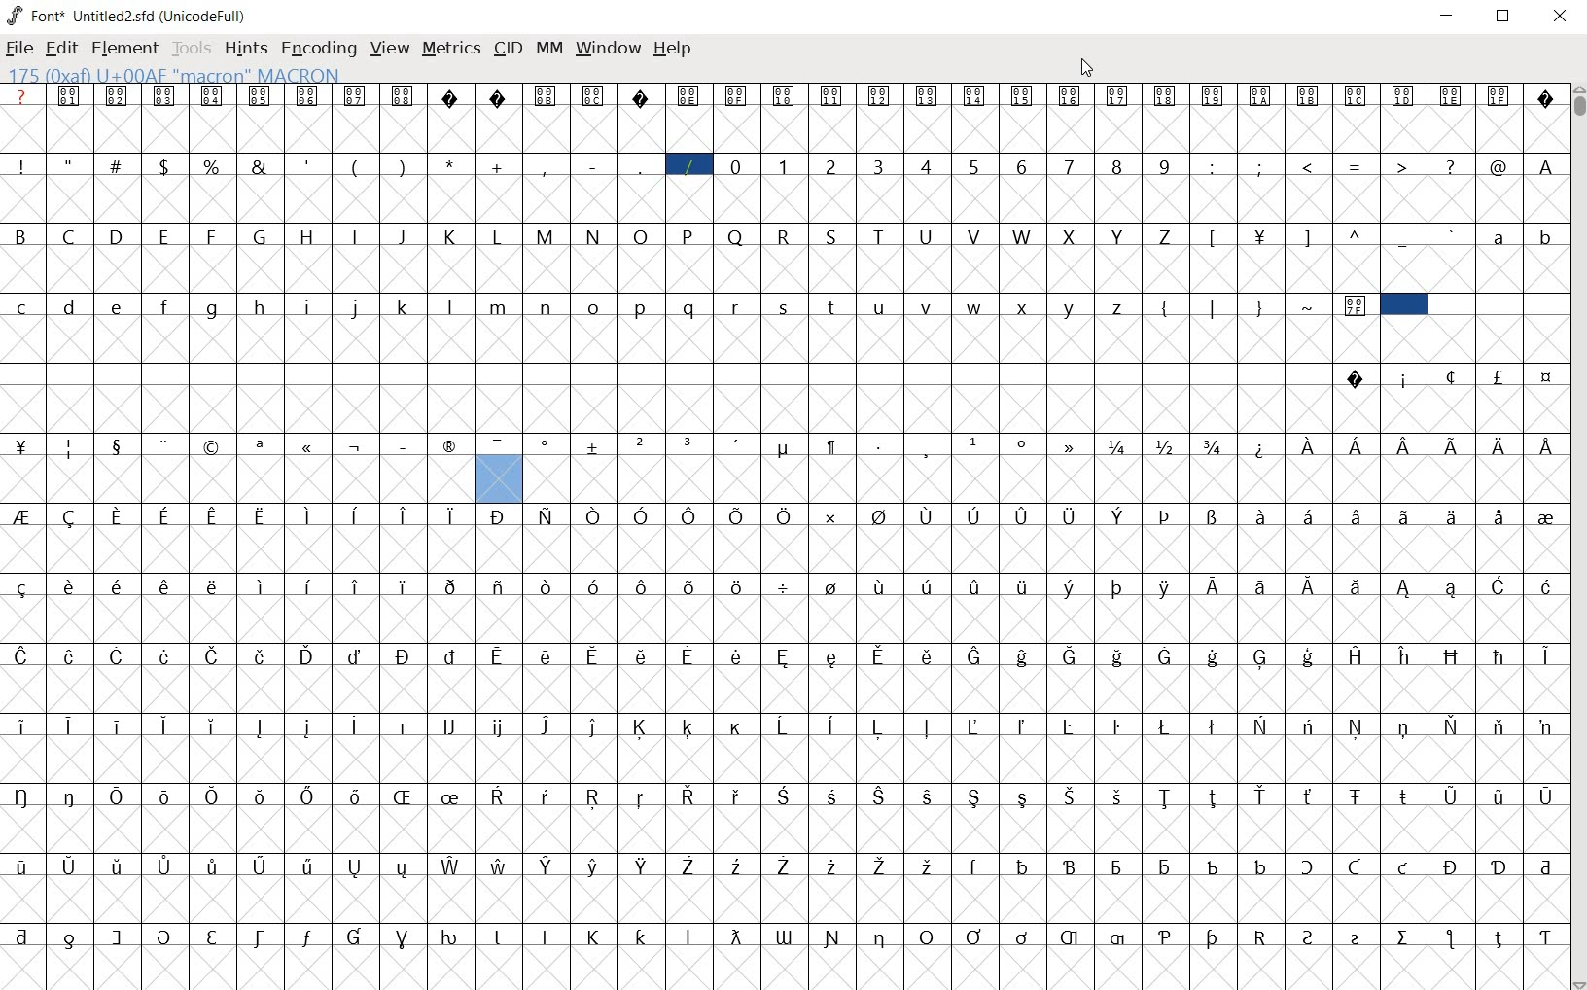  What do you see at coordinates (641, 236) in the screenshot?
I see `O` at bounding box center [641, 236].